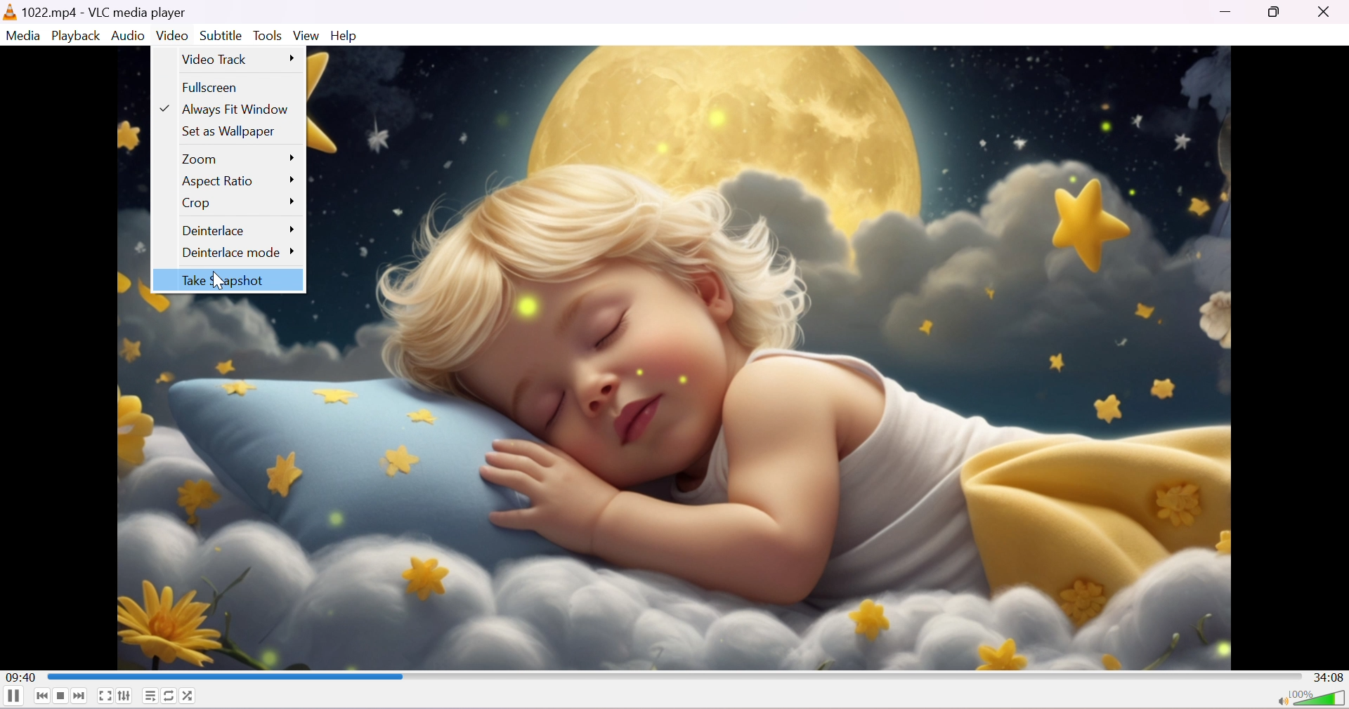 The width and height of the screenshot is (1349, 709). Describe the element at coordinates (1329, 676) in the screenshot. I see `34:08` at that location.